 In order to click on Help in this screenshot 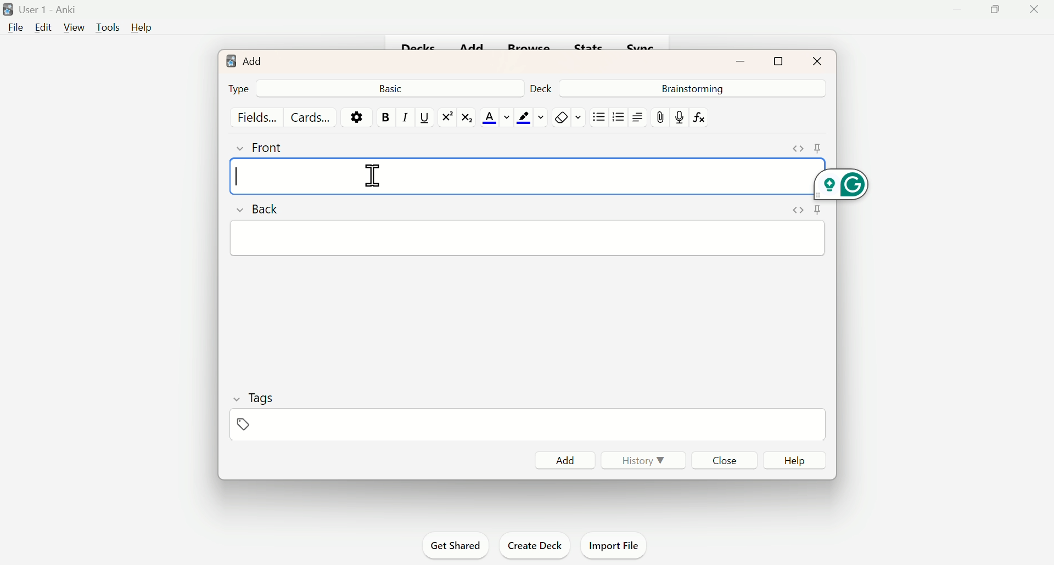, I will do `click(800, 461)`.